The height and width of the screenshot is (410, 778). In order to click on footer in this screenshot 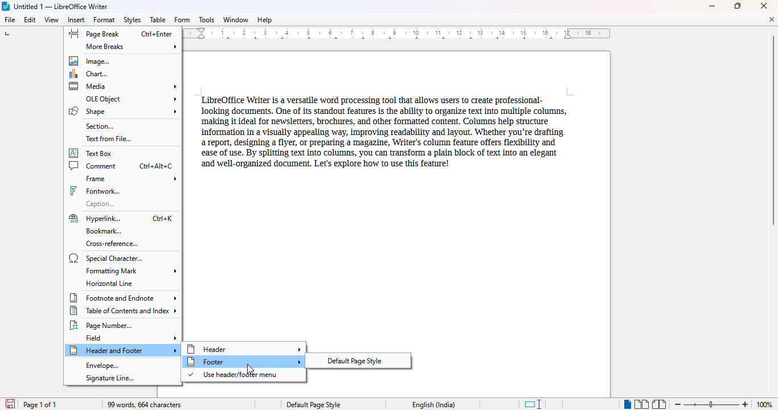, I will do `click(243, 362)`.